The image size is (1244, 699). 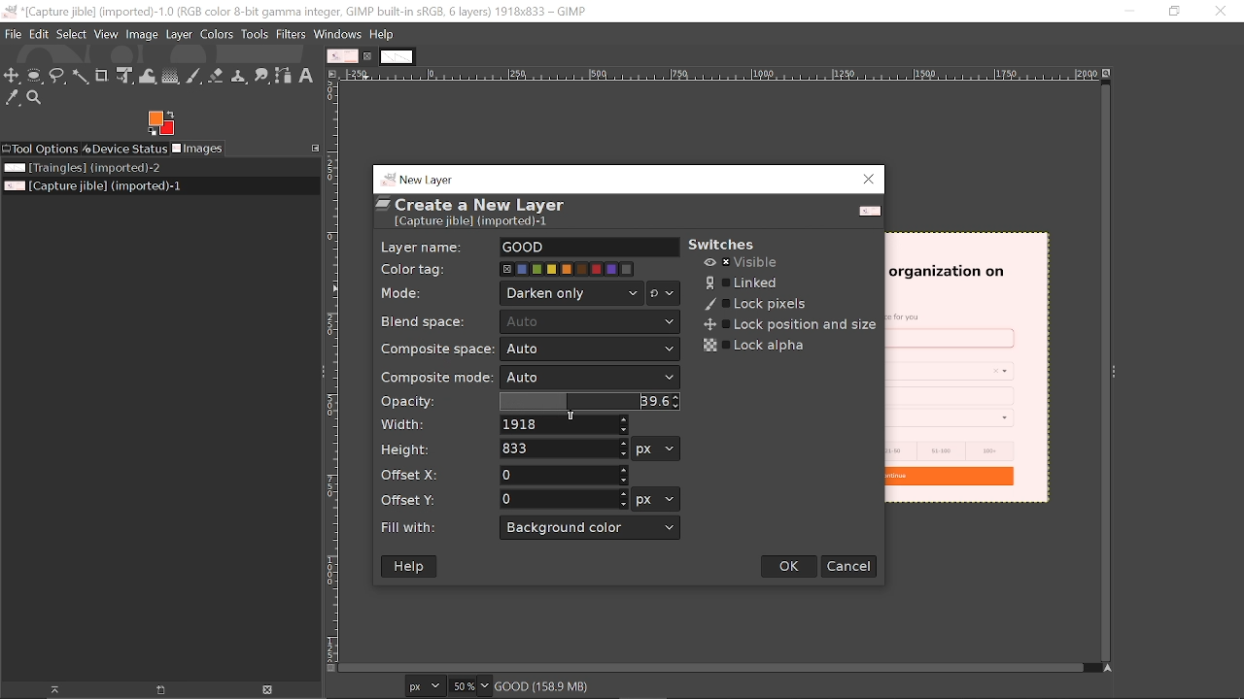 What do you see at coordinates (564, 449) in the screenshot?
I see `Height` at bounding box center [564, 449].